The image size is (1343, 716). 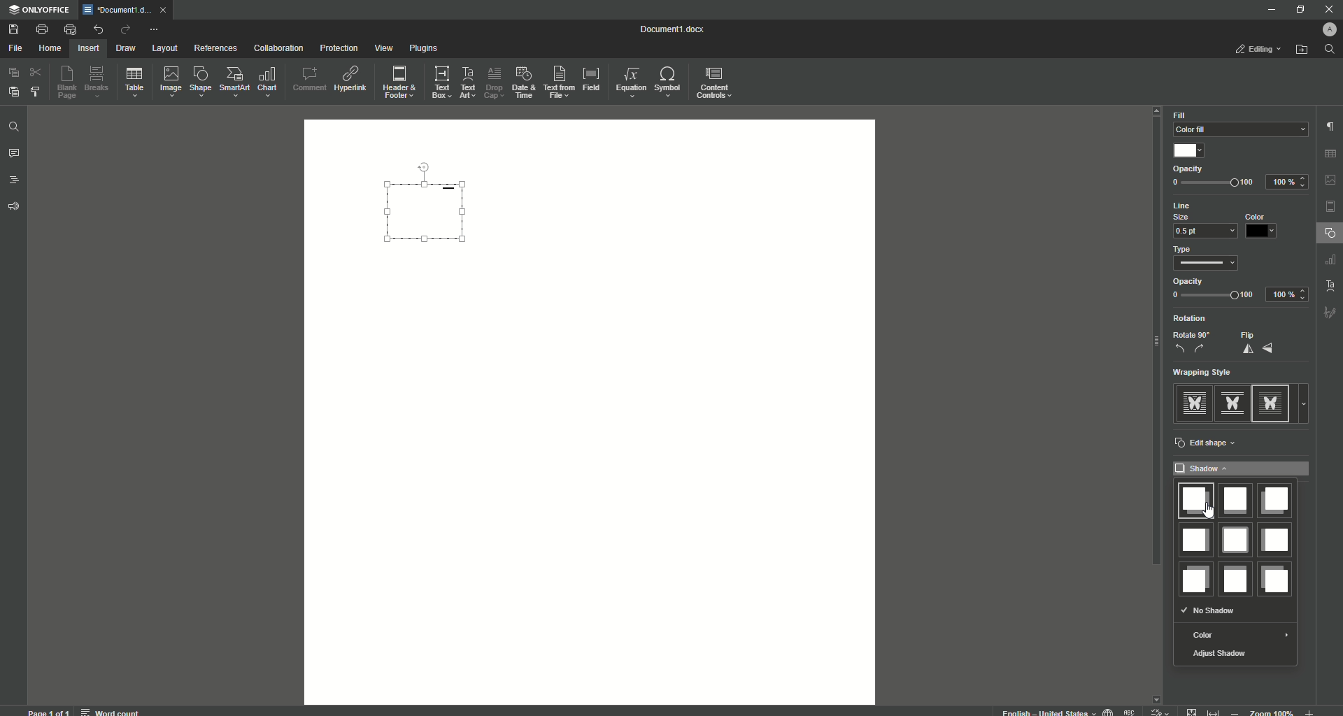 I want to click on fit to page, so click(x=1193, y=711).